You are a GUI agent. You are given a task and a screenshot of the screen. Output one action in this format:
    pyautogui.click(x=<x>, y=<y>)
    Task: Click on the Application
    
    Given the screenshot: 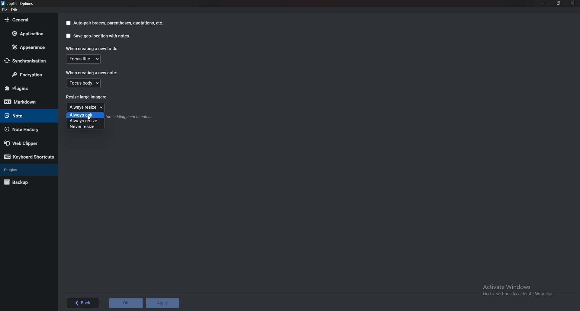 What is the action you would take?
    pyautogui.click(x=27, y=35)
    